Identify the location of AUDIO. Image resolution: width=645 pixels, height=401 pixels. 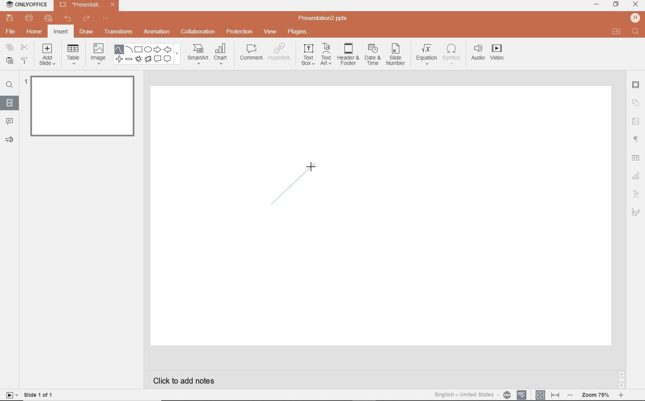
(478, 53).